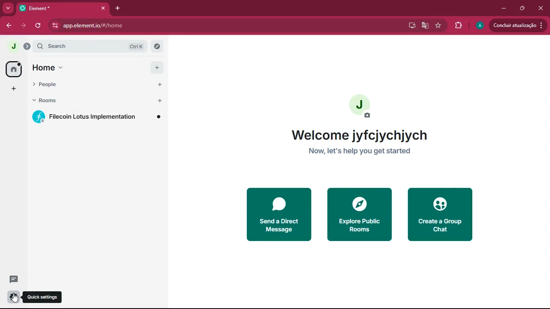 The width and height of the screenshot is (550, 309). Describe the element at coordinates (480, 26) in the screenshot. I see `profile` at that location.